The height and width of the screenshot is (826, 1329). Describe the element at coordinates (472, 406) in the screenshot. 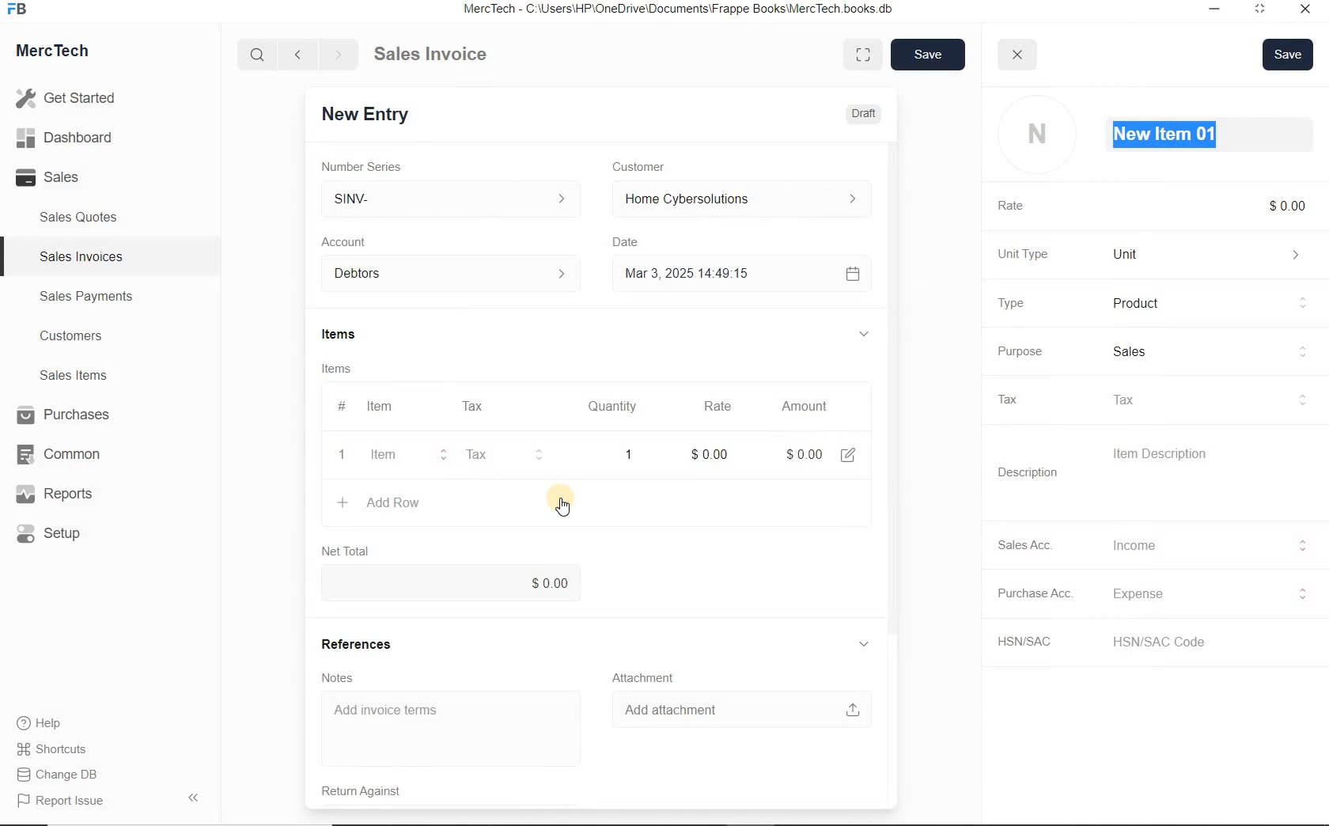

I see `Tax` at that location.